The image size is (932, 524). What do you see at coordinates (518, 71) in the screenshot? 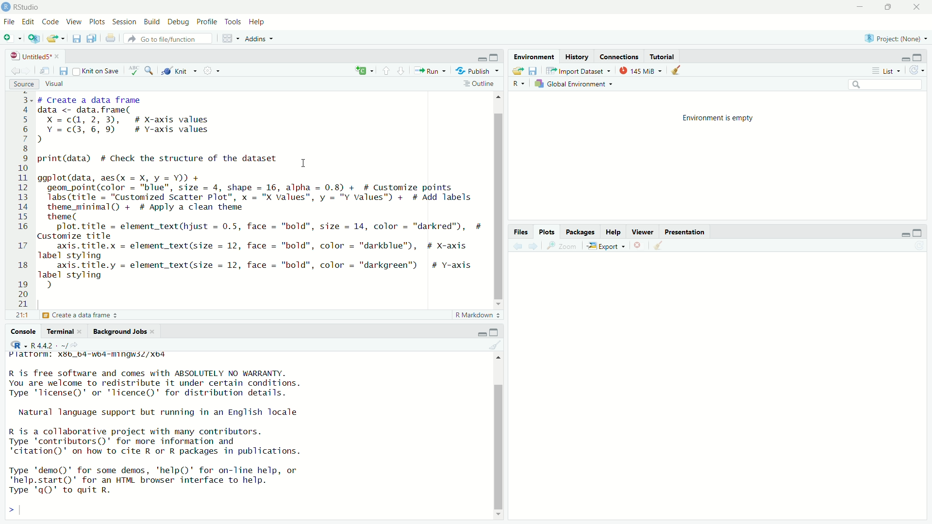
I see `Load Workspace` at bounding box center [518, 71].